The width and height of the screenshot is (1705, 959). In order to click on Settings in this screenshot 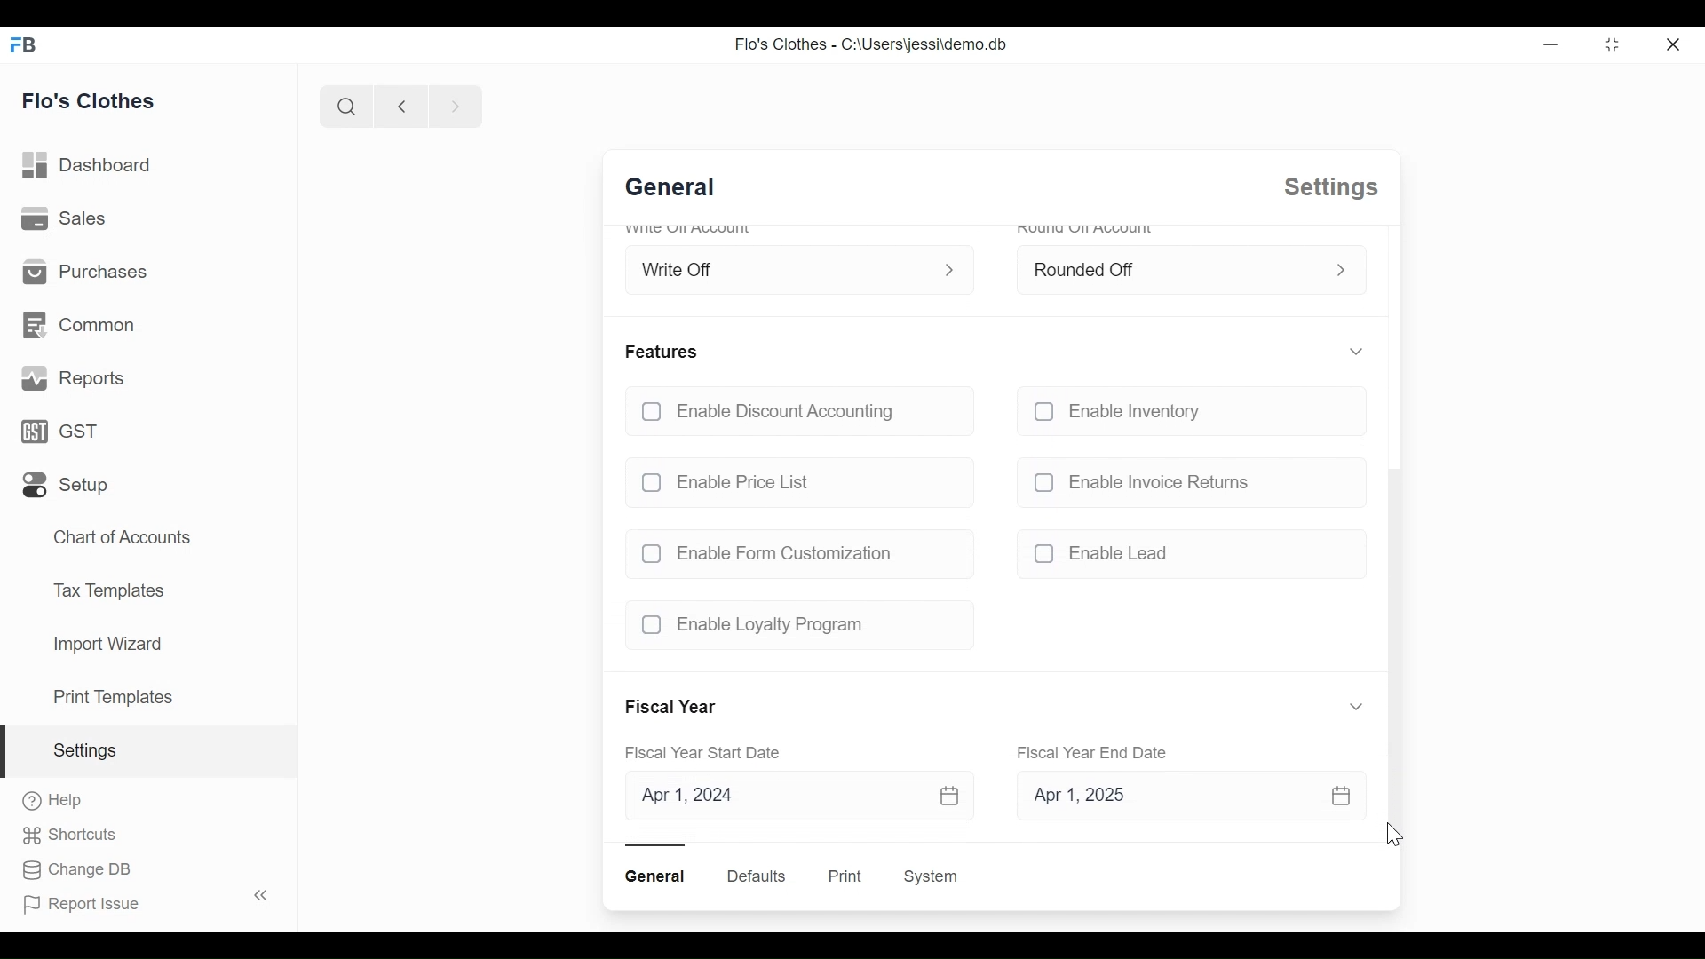, I will do `click(147, 750)`.